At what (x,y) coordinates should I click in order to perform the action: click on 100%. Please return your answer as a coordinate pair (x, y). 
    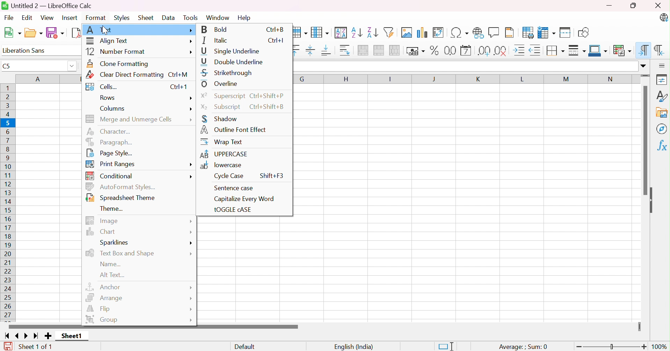
    Looking at the image, I should click on (661, 347).